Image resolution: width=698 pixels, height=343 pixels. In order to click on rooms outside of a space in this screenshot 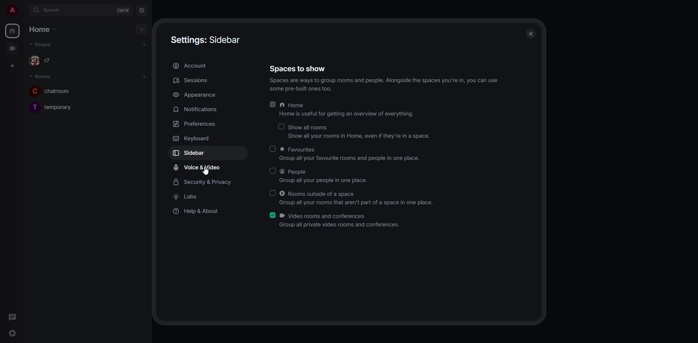, I will do `click(356, 197)`.